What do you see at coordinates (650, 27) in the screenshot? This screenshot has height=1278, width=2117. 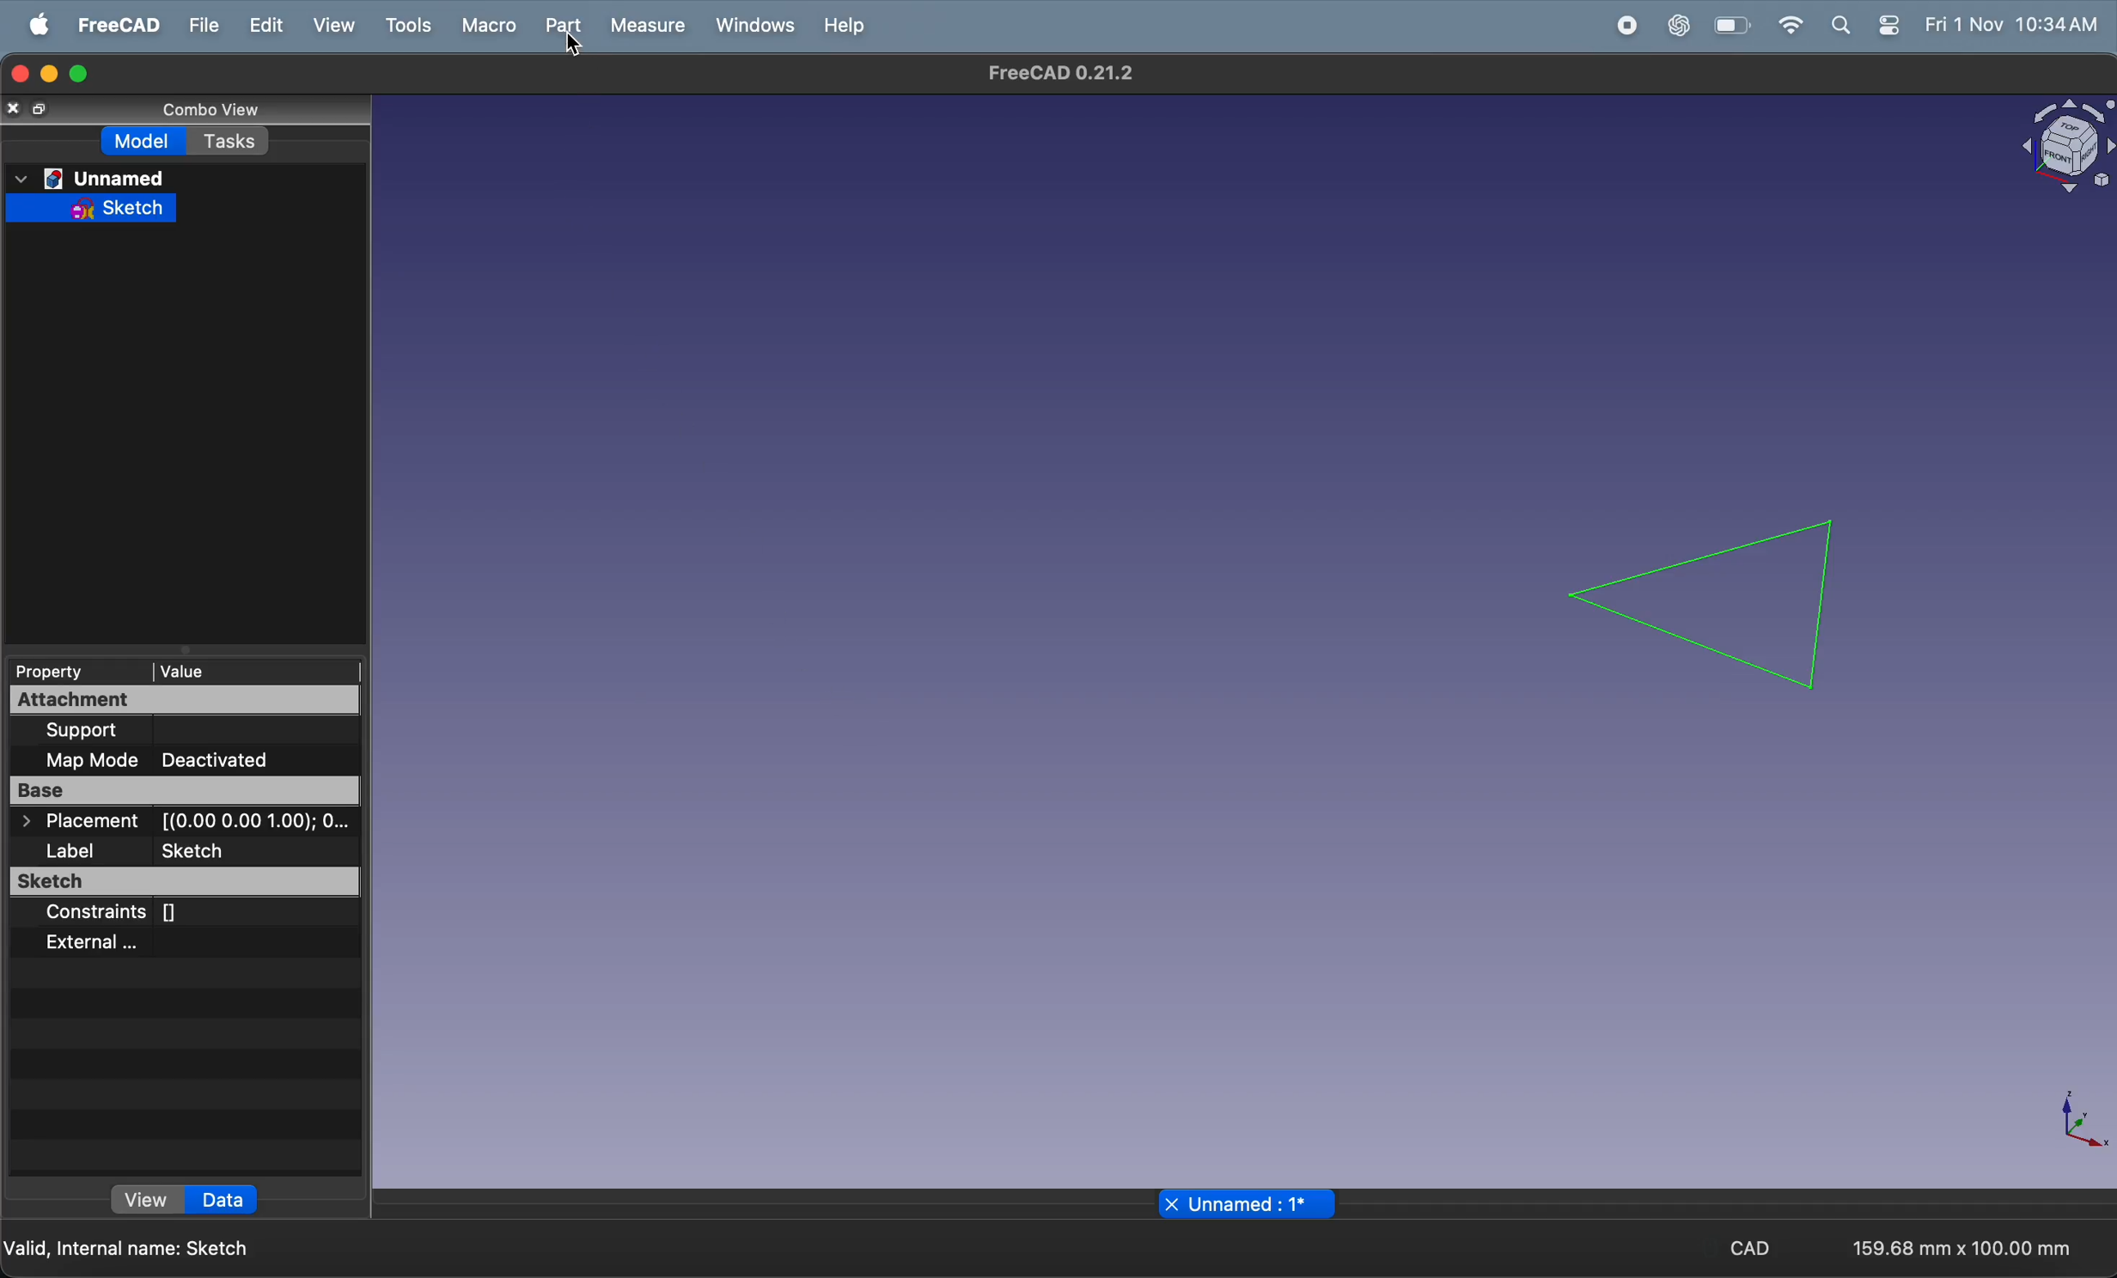 I see `measure` at bounding box center [650, 27].